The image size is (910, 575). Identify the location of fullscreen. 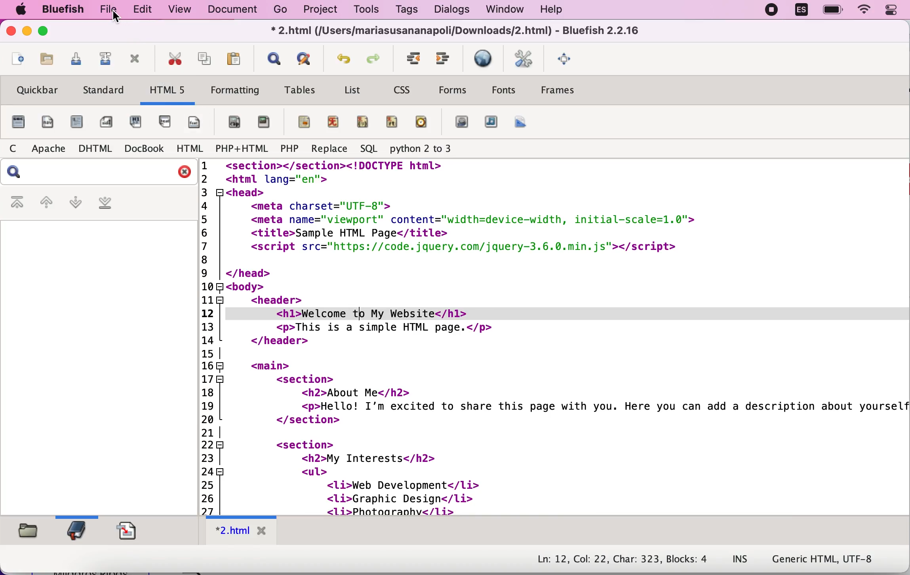
(566, 58).